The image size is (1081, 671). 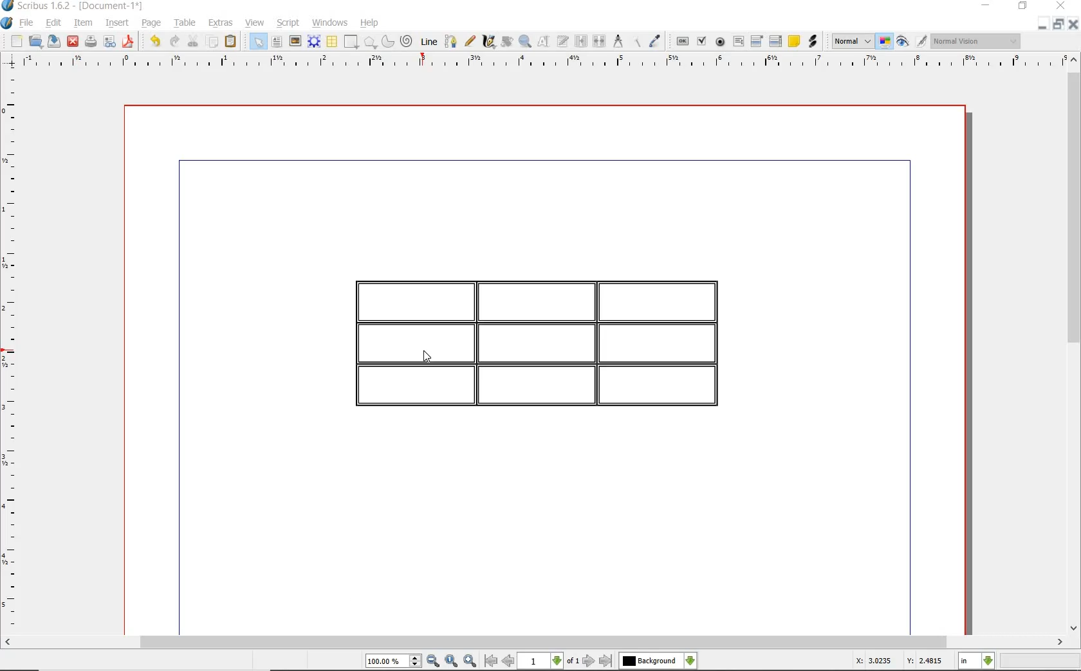 What do you see at coordinates (721, 42) in the screenshot?
I see `pdf radio button` at bounding box center [721, 42].